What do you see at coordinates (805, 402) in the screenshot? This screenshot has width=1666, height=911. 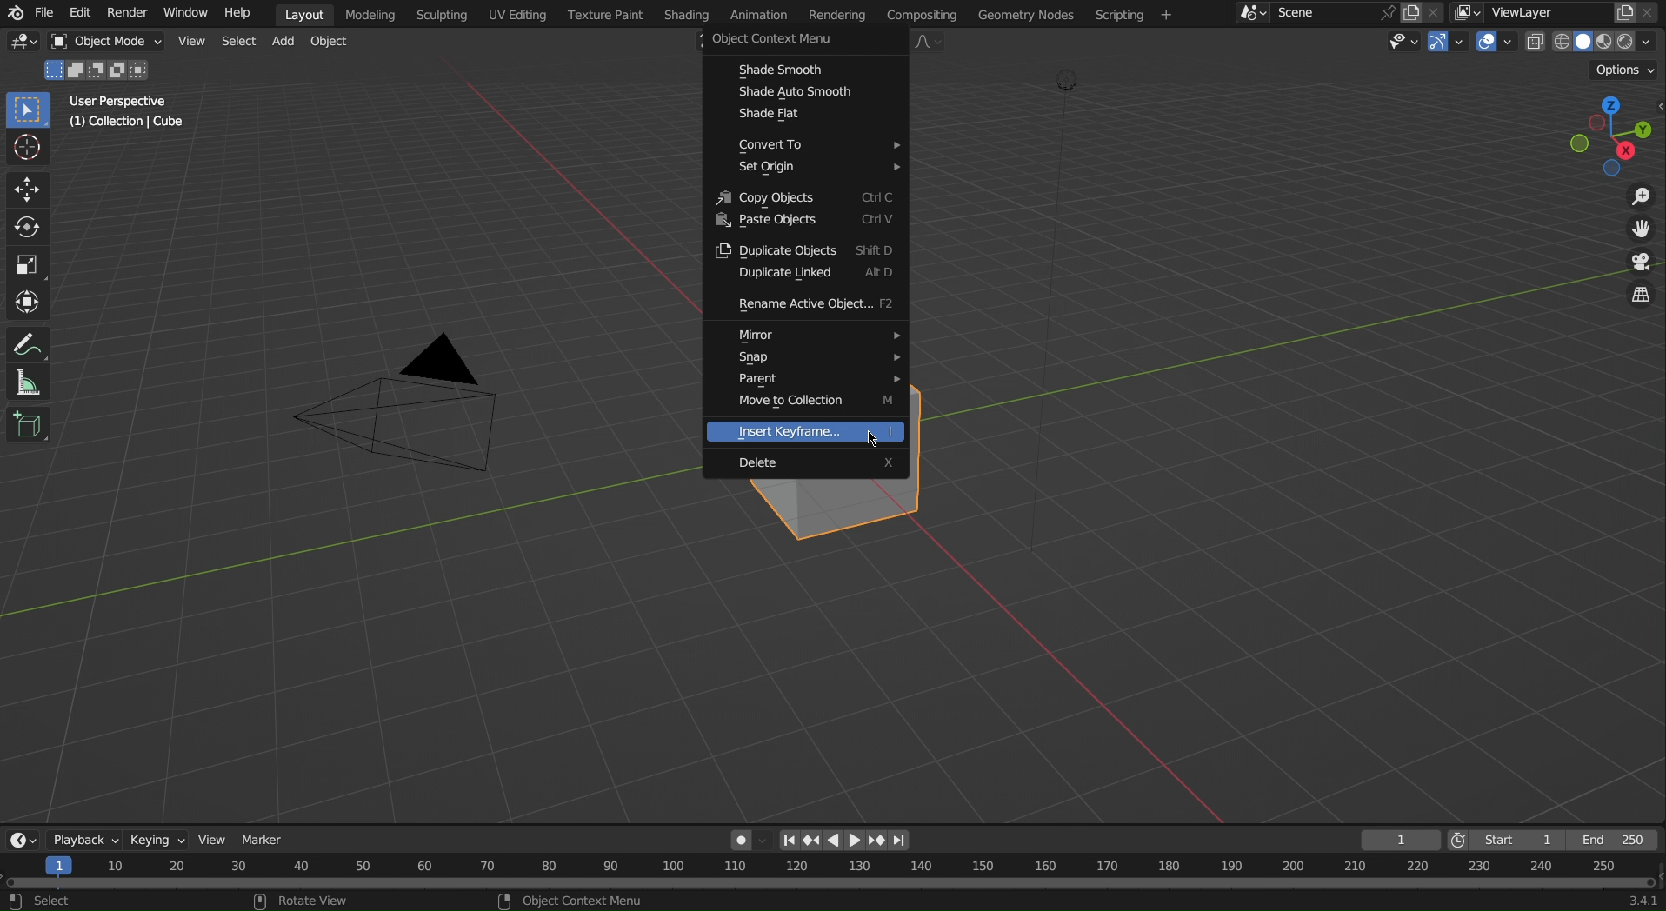 I see `Move to Collection` at bounding box center [805, 402].